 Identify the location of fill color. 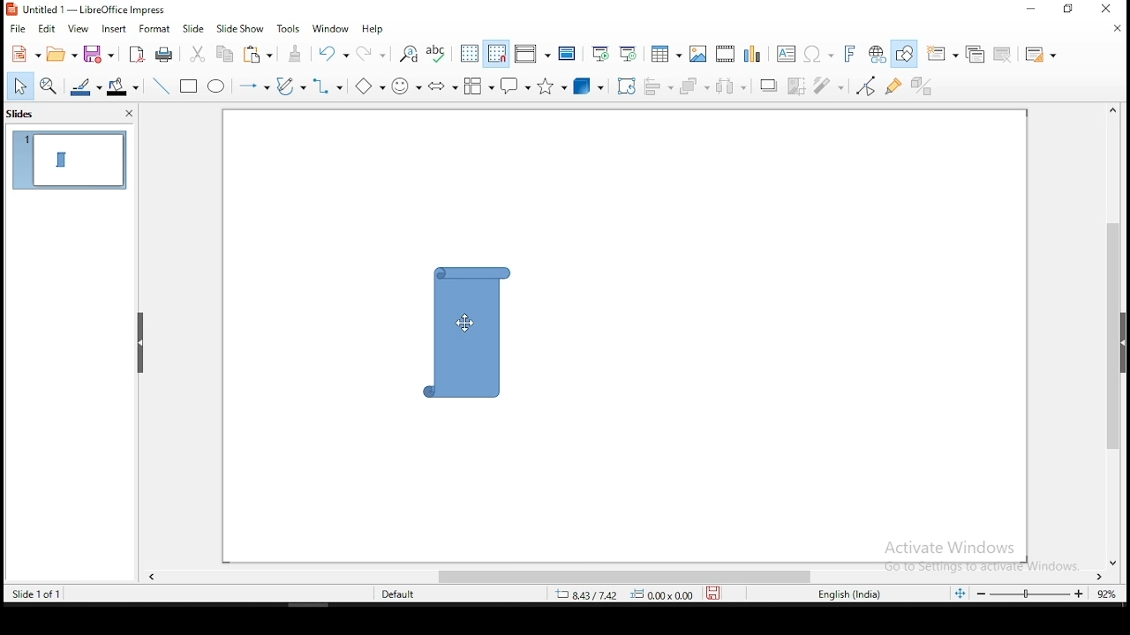
(122, 86).